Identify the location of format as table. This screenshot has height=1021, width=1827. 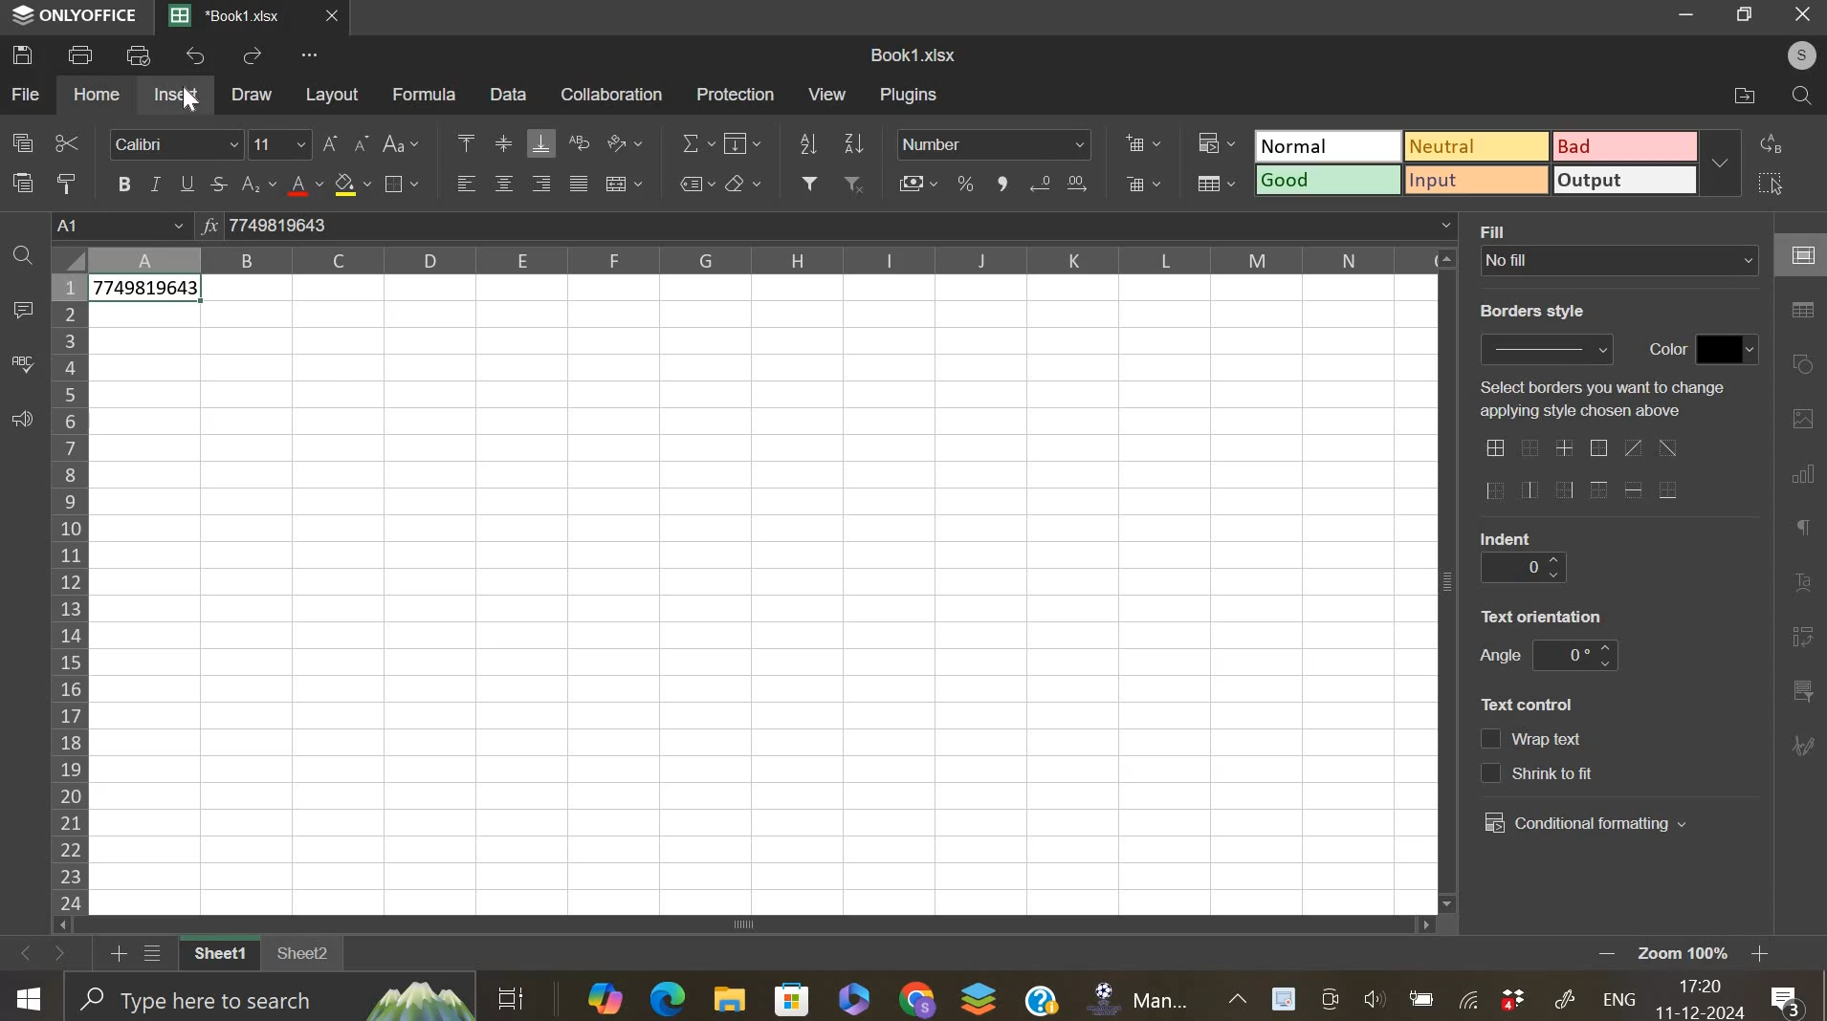
(1218, 185).